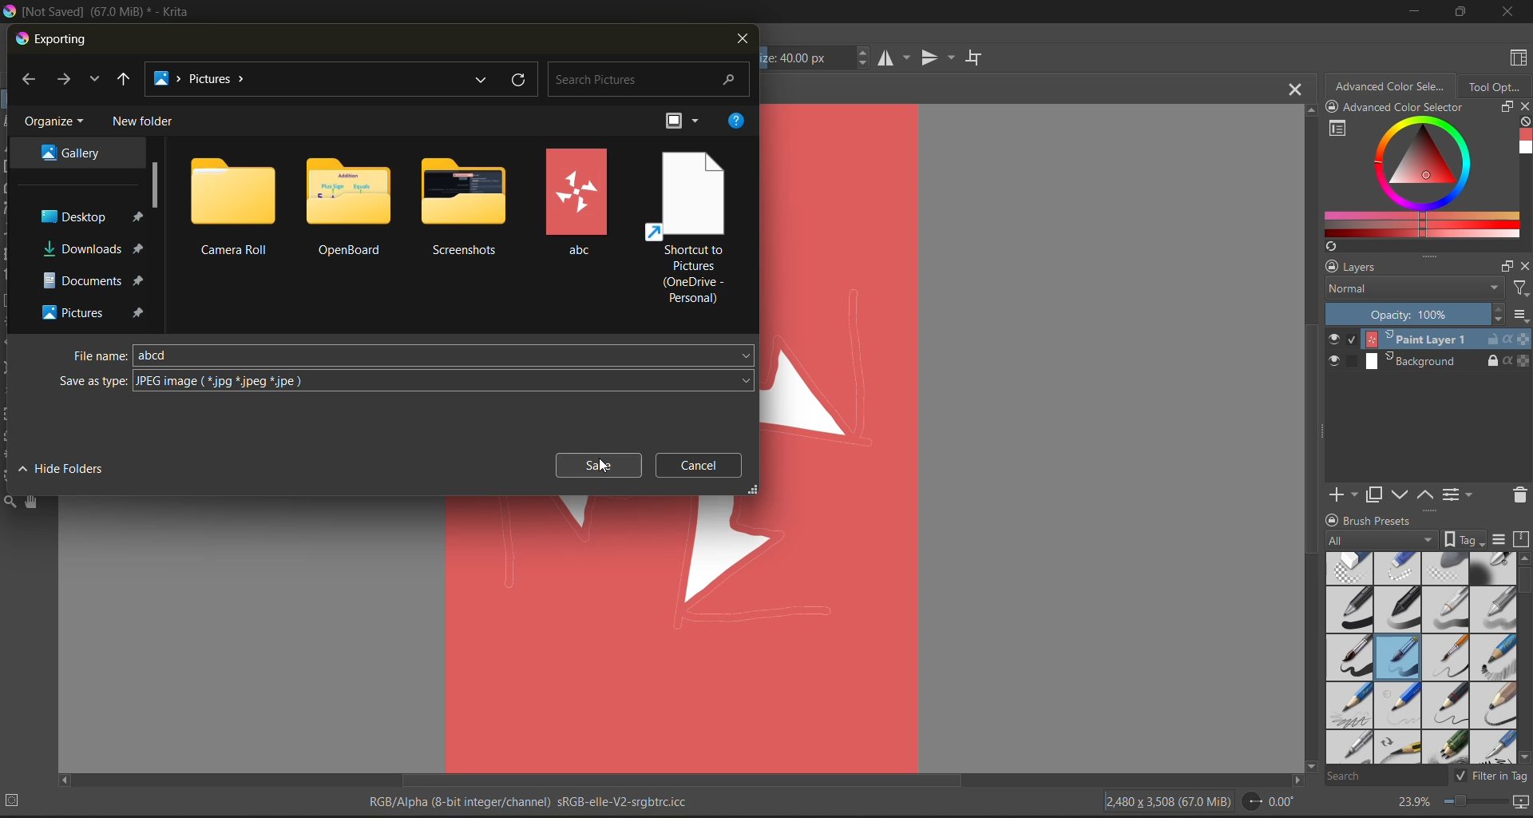  What do you see at coordinates (736, 122) in the screenshot?
I see `help` at bounding box center [736, 122].